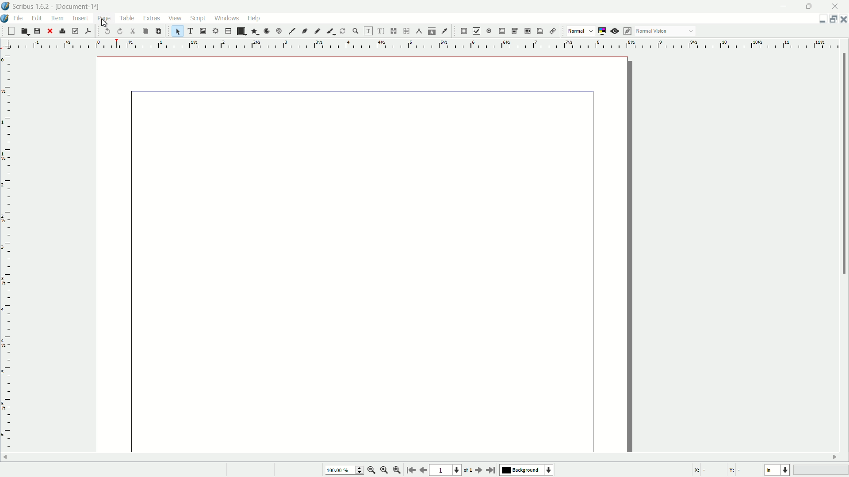 The height and width of the screenshot is (477, 849). Describe the element at coordinates (37, 31) in the screenshot. I see `save` at that location.